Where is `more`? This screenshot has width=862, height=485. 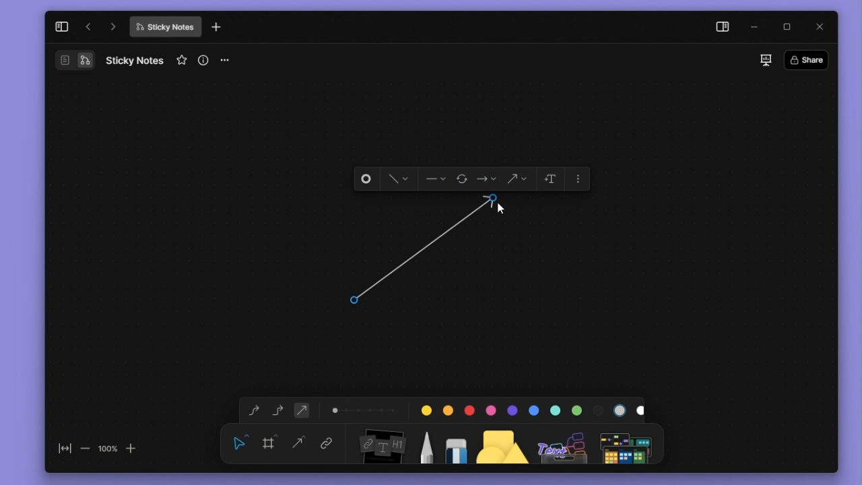
more is located at coordinates (579, 177).